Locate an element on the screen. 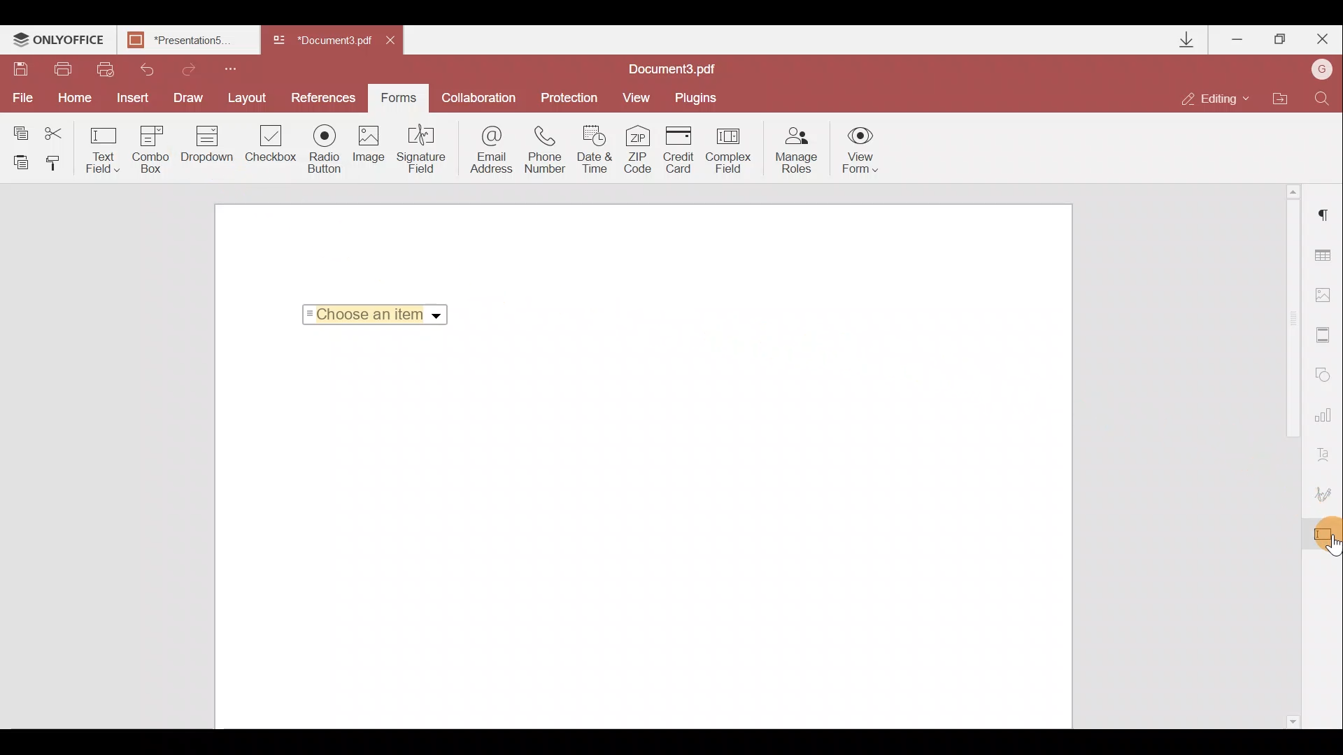 The image size is (1343, 755). Quick print is located at coordinates (106, 69).